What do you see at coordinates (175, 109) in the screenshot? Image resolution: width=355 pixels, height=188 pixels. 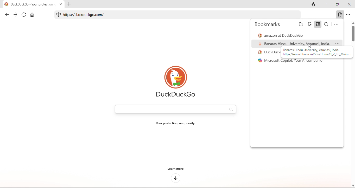 I see `search bar` at bounding box center [175, 109].